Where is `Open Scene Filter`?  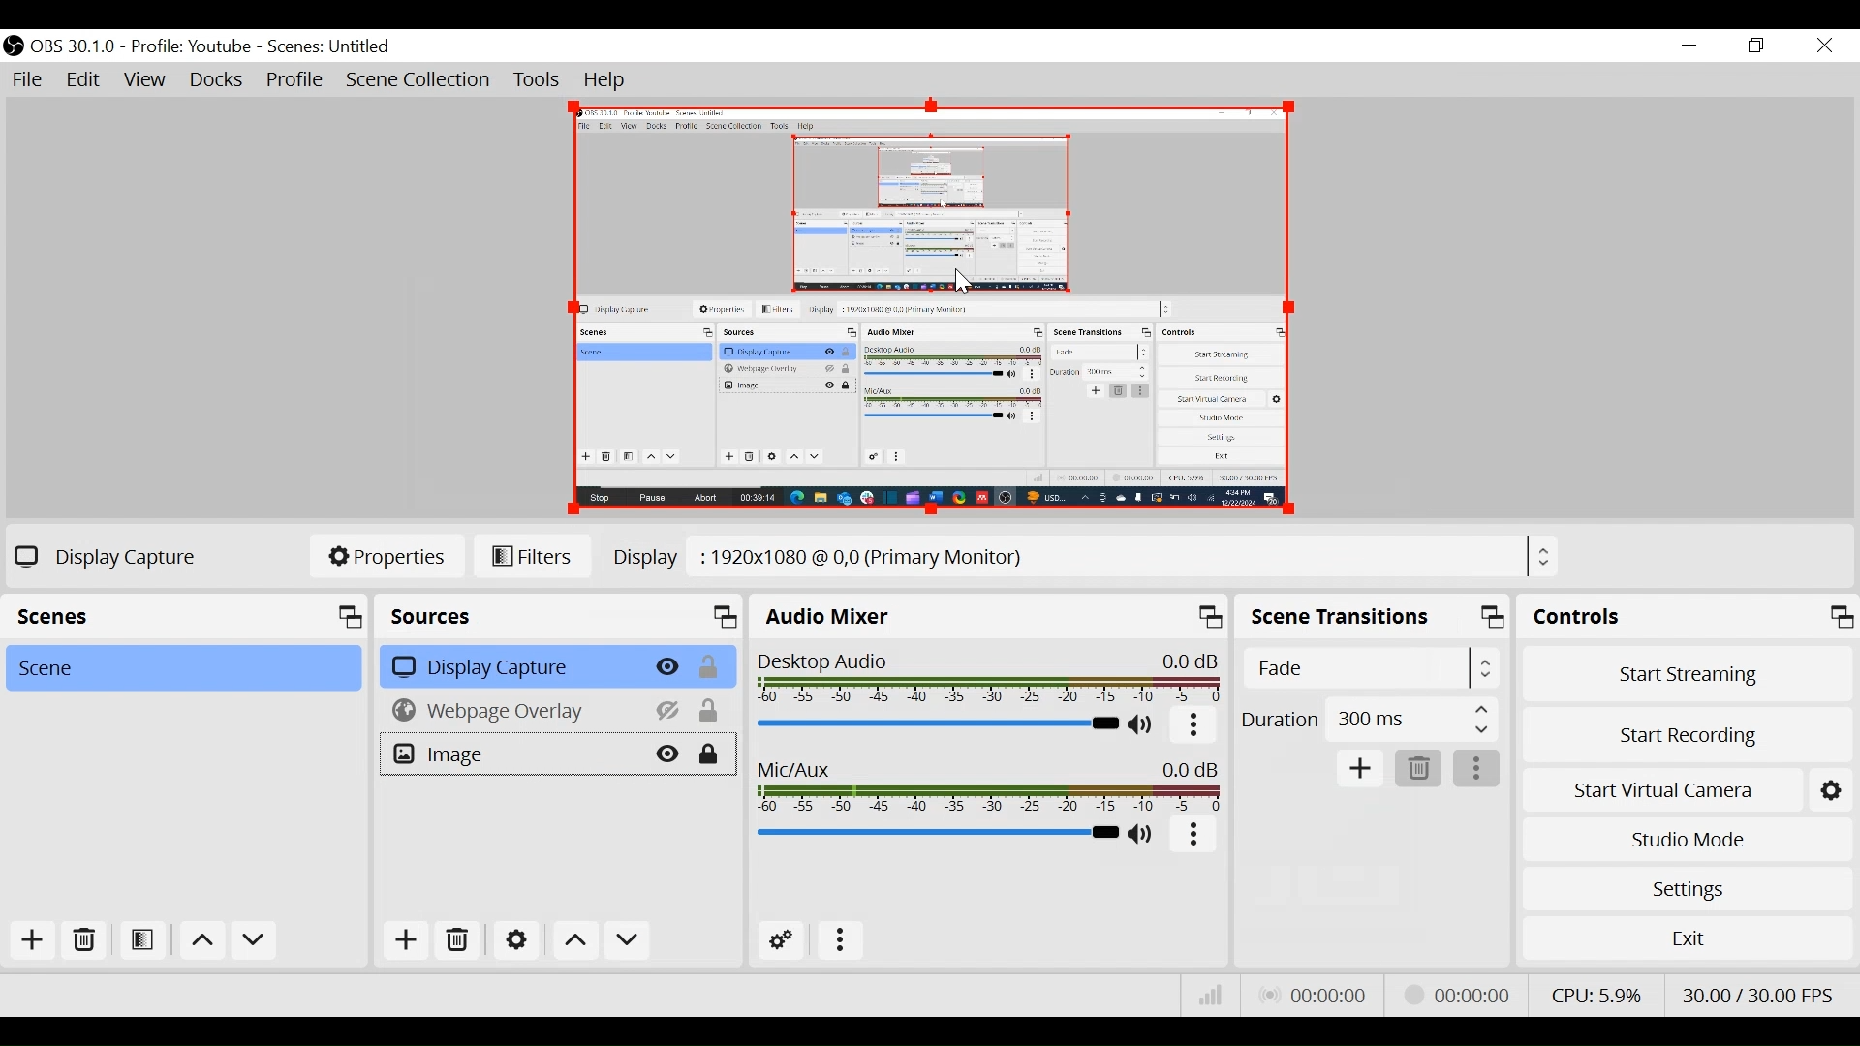 Open Scene Filter is located at coordinates (140, 941).